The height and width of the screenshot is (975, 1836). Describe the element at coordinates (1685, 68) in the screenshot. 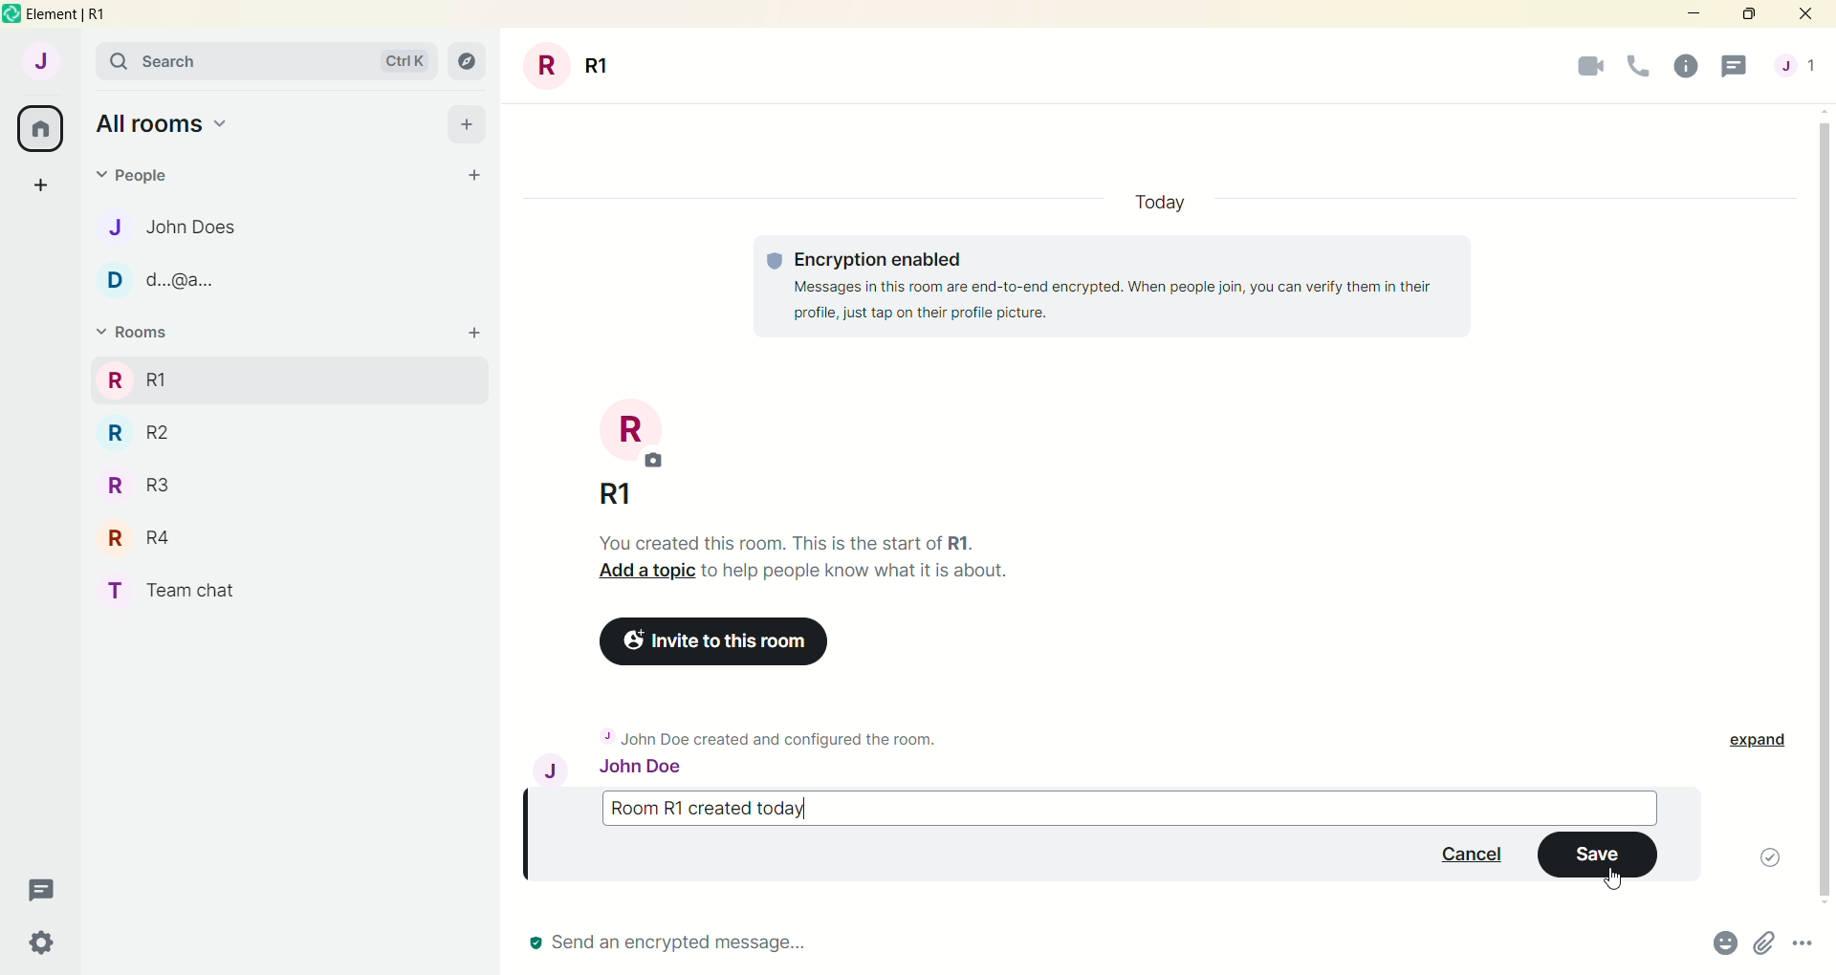

I see `room info` at that location.